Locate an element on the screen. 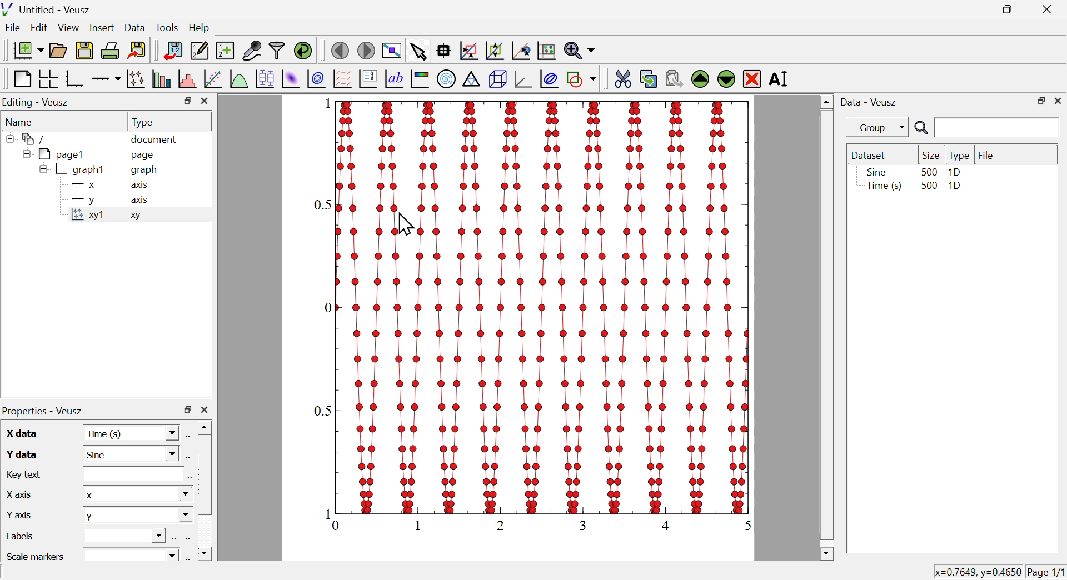 This screenshot has width=1067, height=580. xy is located at coordinates (139, 218).